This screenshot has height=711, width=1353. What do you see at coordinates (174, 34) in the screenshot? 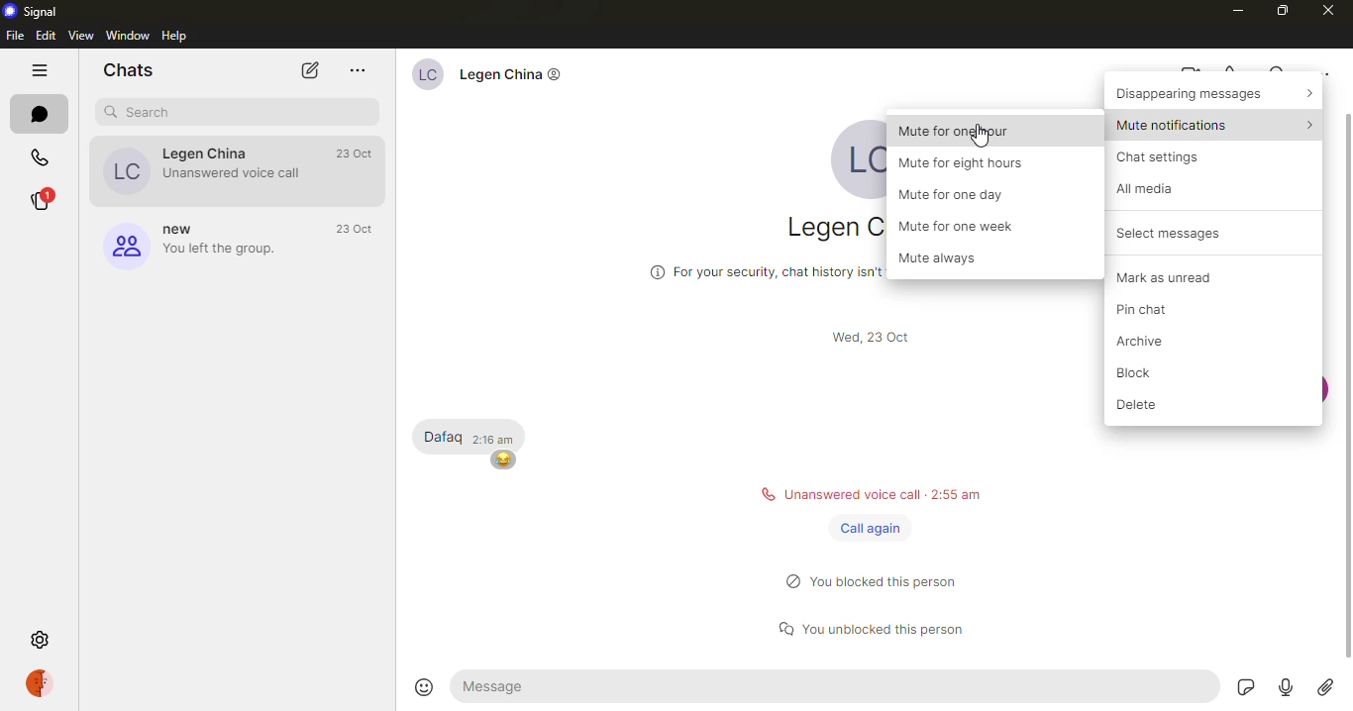
I see `help` at bounding box center [174, 34].